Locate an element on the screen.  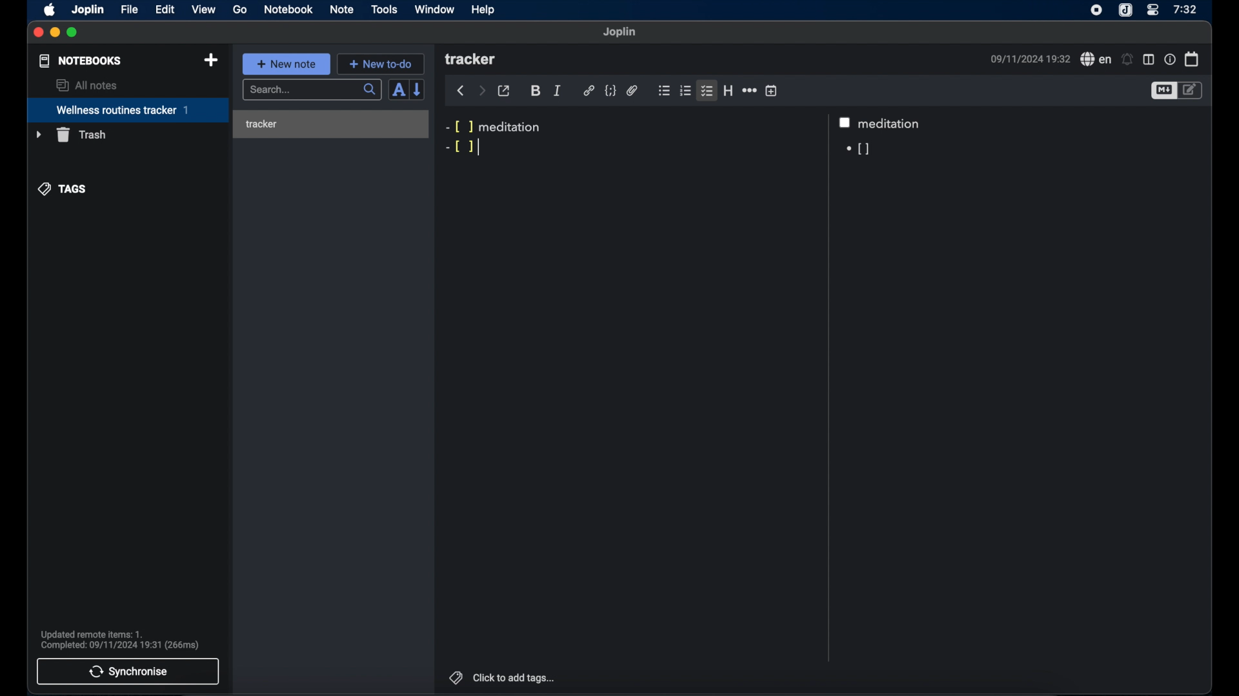
search... is located at coordinates (313, 90).